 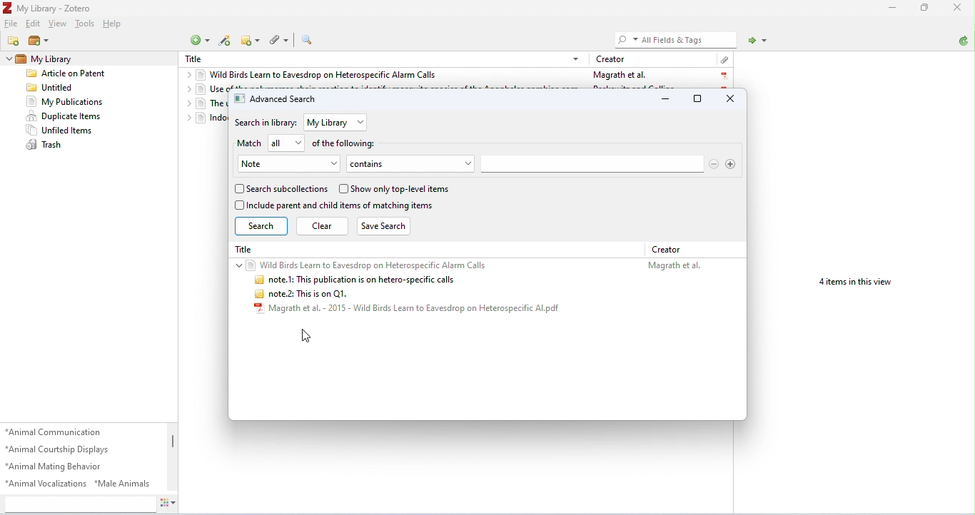 What do you see at coordinates (400, 189) in the screenshot?
I see `show only top-level items` at bounding box center [400, 189].